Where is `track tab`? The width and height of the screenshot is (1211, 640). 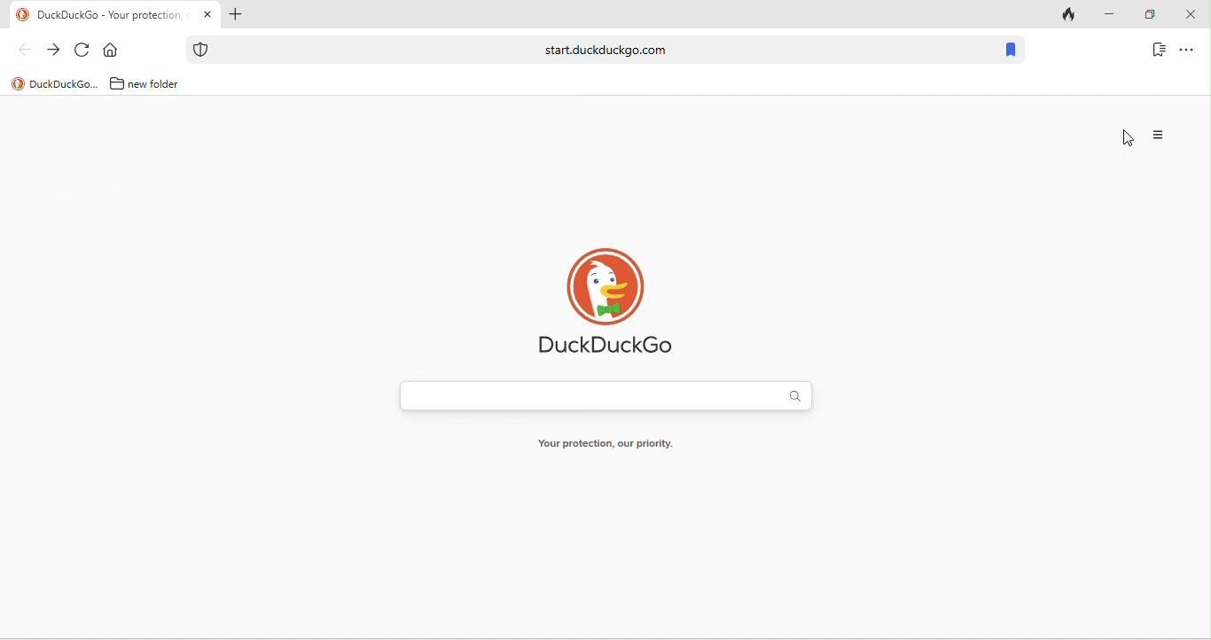 track tab is located at coordinates (1063, 16).